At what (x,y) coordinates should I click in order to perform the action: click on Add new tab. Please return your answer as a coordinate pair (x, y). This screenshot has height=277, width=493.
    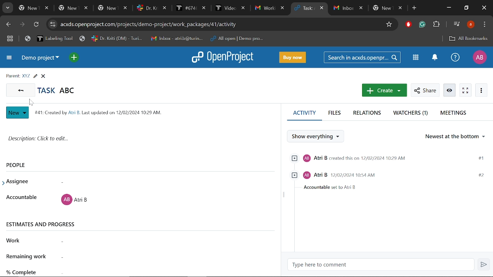
    Looking at the image, I should click on (414, 8).